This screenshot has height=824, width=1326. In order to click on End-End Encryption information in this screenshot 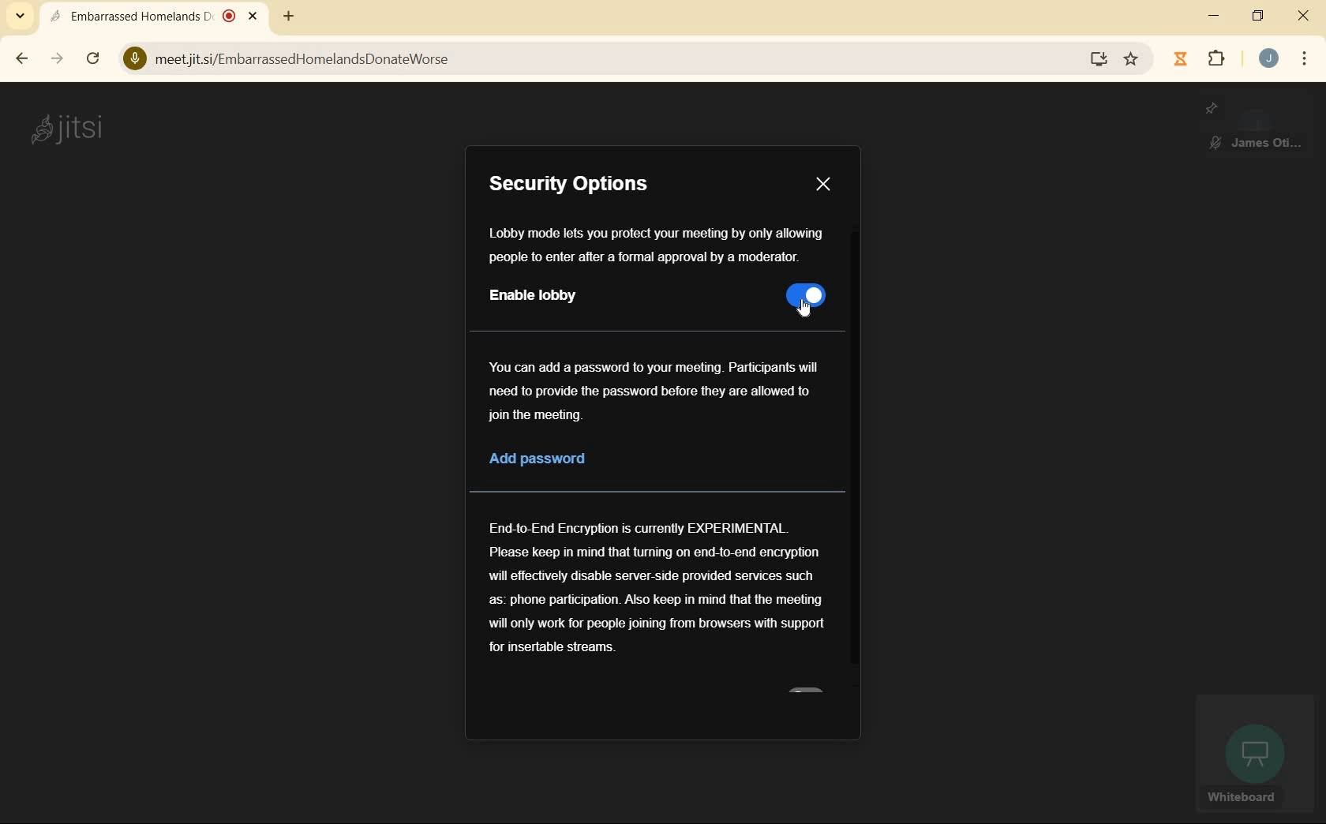, I will do `click(658, 590)`.